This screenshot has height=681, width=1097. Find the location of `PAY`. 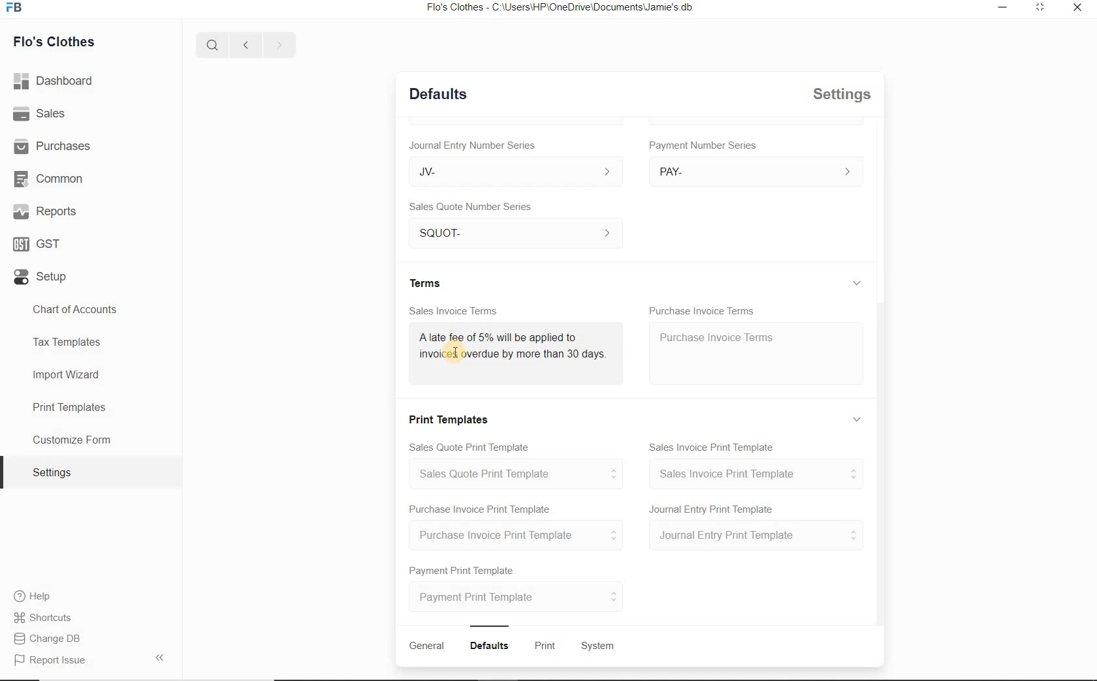

PAY is located at coordinates (756, 171).